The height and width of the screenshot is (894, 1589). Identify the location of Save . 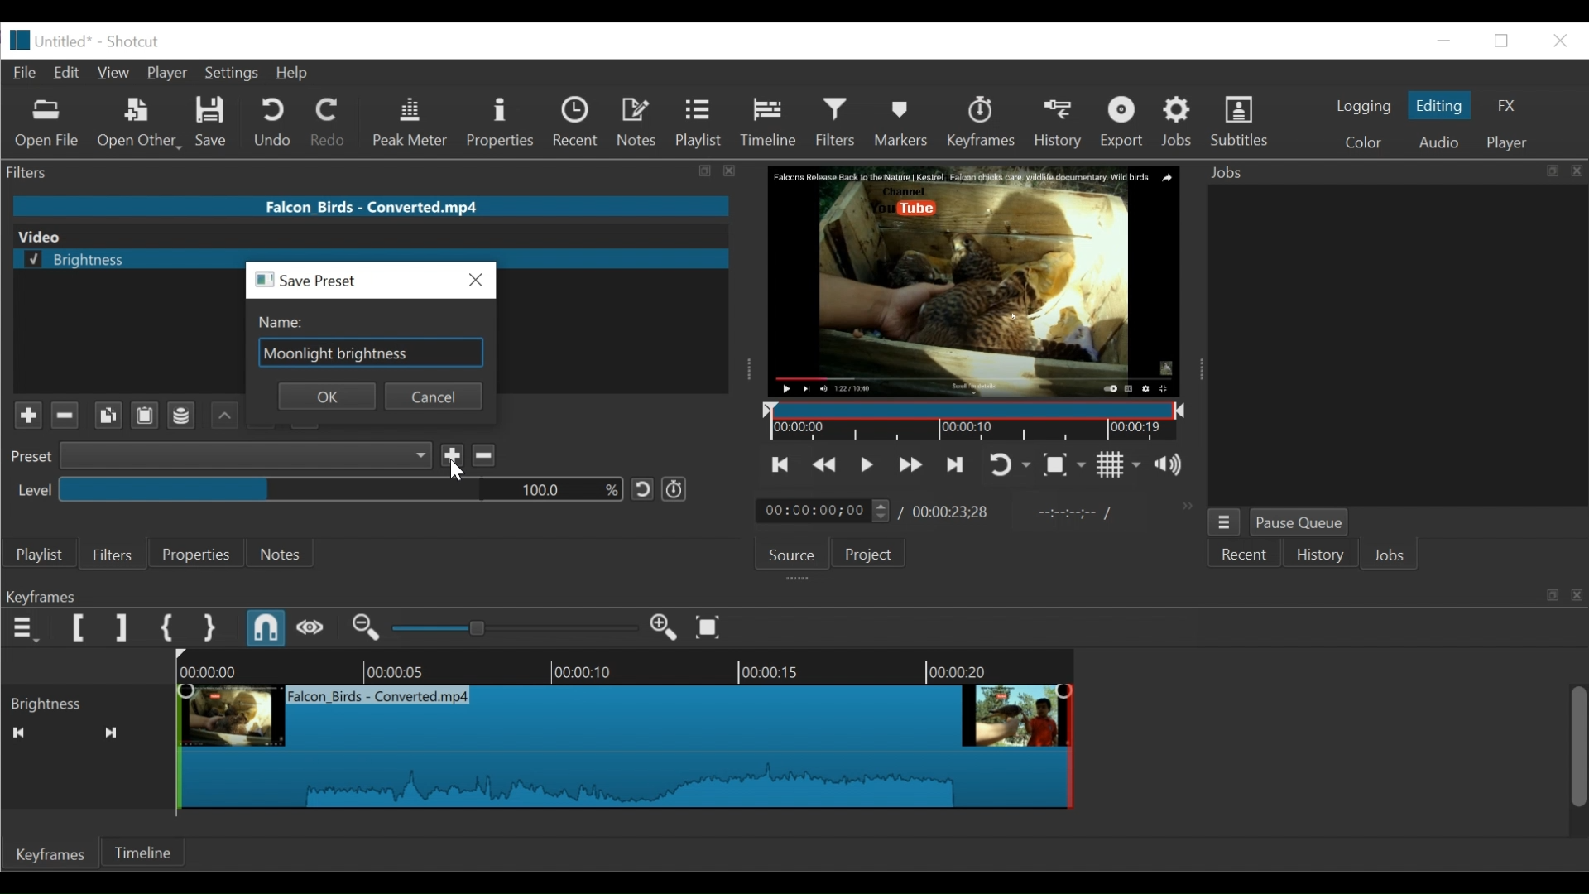
(454, 457).